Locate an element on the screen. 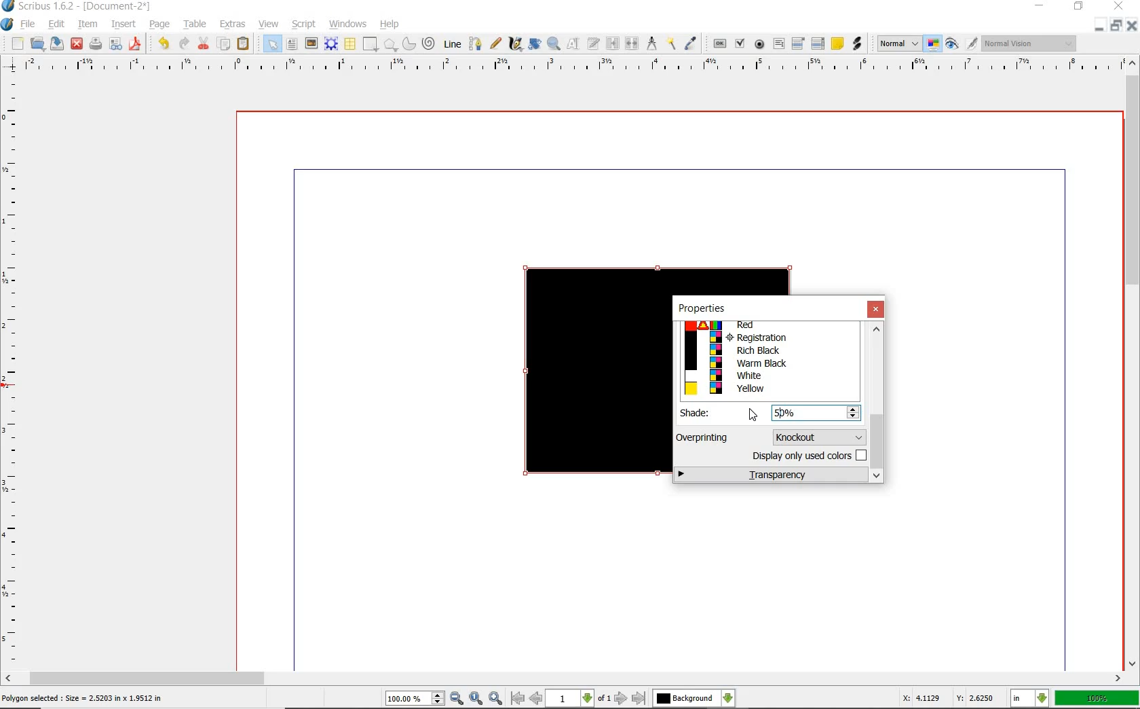 The width and height of the screenshot is (1140, 709). preview mode is located at coordinates (953, 46).